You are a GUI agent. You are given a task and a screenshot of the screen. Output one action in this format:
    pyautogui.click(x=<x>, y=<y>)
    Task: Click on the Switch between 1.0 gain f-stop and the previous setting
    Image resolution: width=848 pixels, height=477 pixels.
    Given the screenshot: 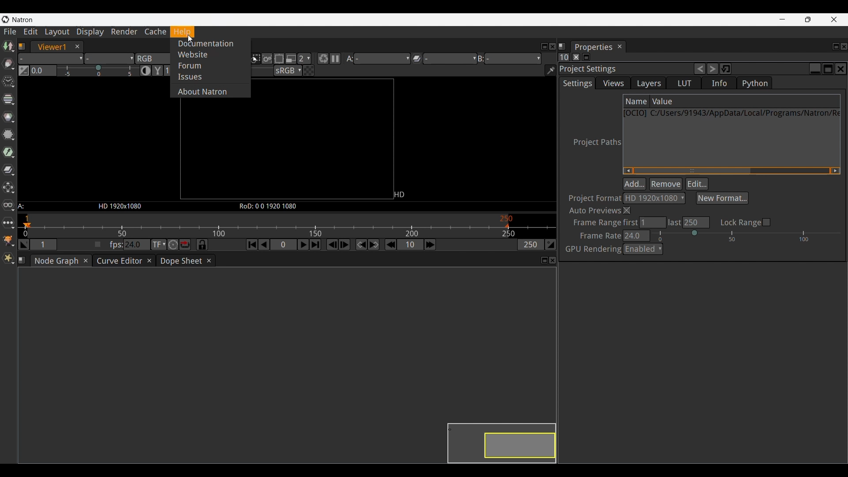 What is the action you would take?
    pyautogui.click(x=23, y=71)
    